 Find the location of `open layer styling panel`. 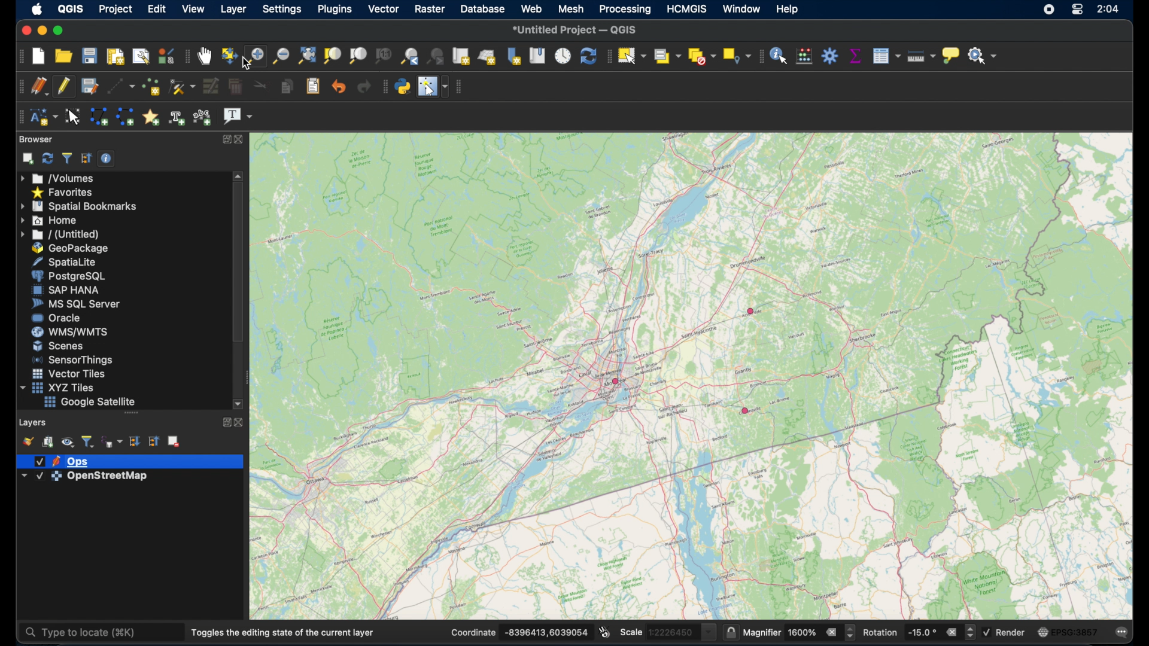

open layer styling panel is located at coordinates (28, 441).